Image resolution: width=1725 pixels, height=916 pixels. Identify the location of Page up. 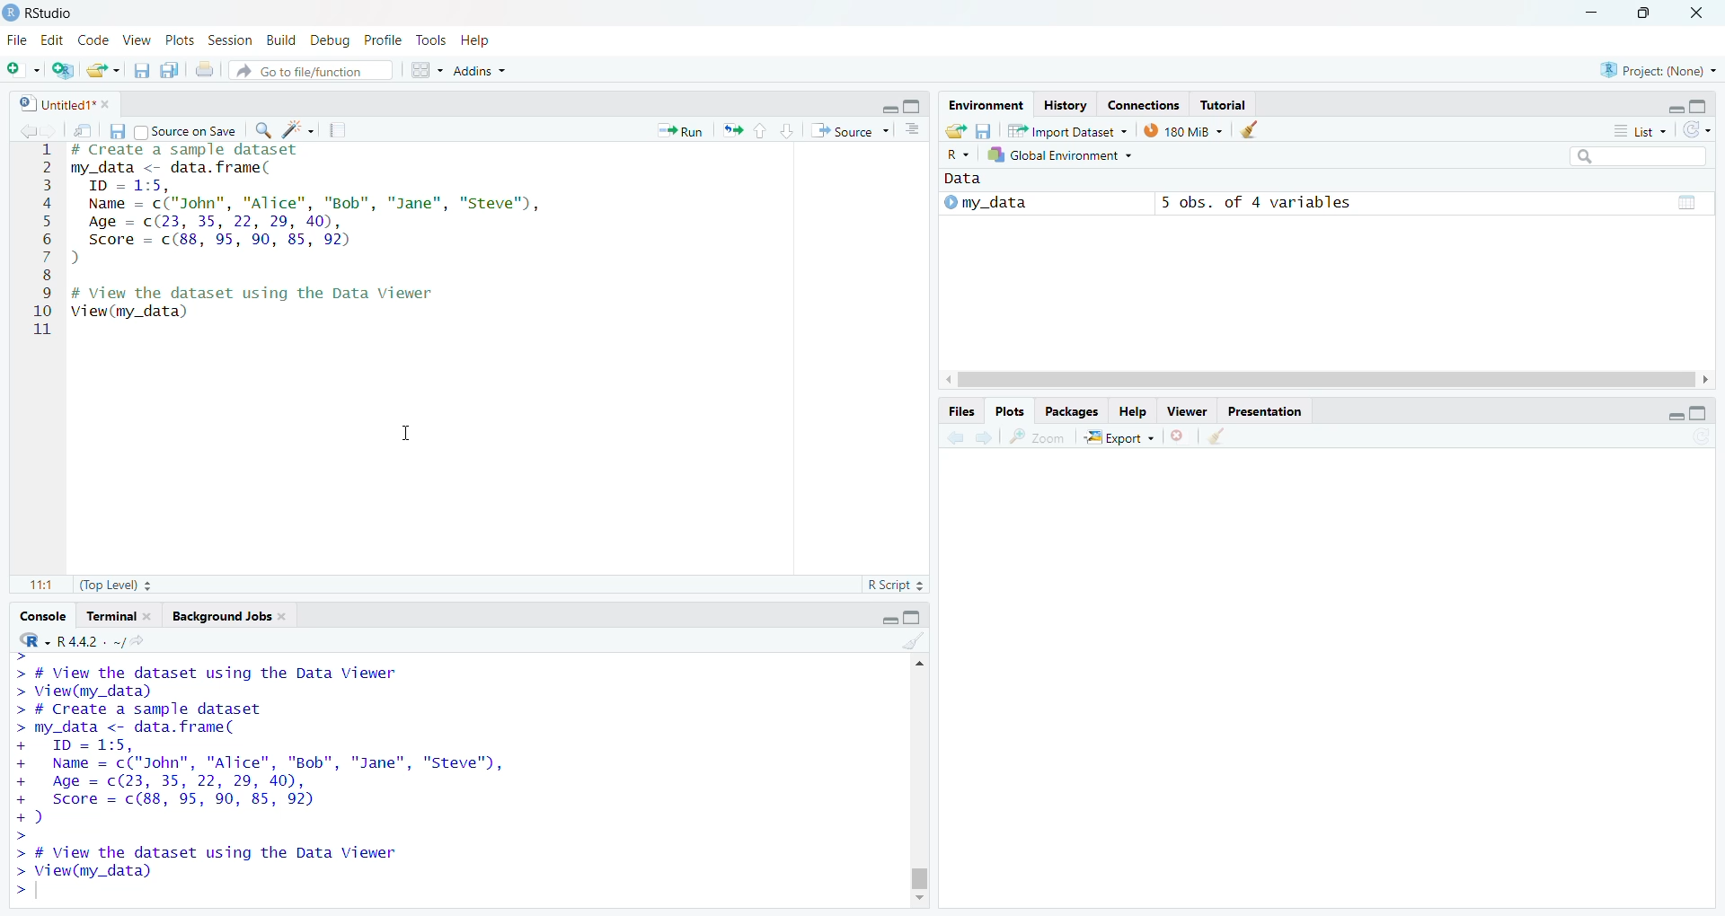
(761, 131).